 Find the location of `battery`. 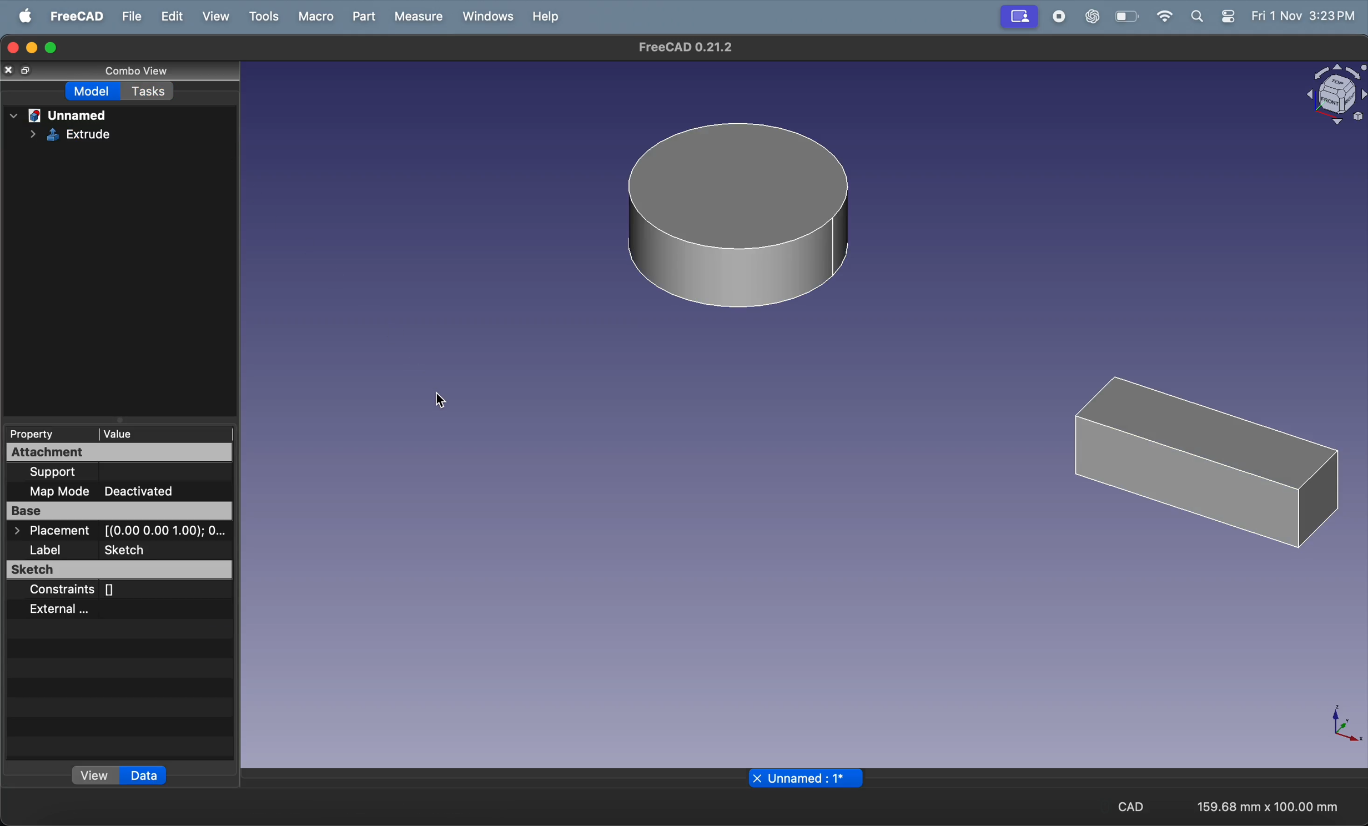

battery is located at coordinates (1125, 17).